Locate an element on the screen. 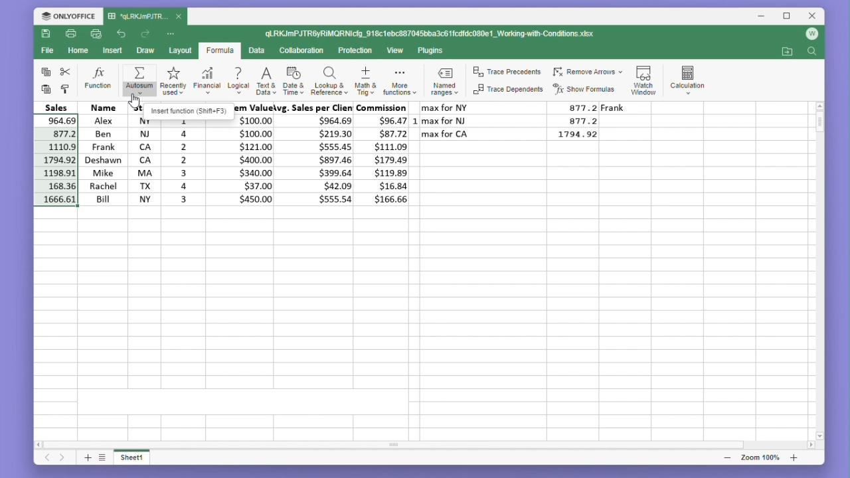  scroll up is located at coordinates (819, 106).